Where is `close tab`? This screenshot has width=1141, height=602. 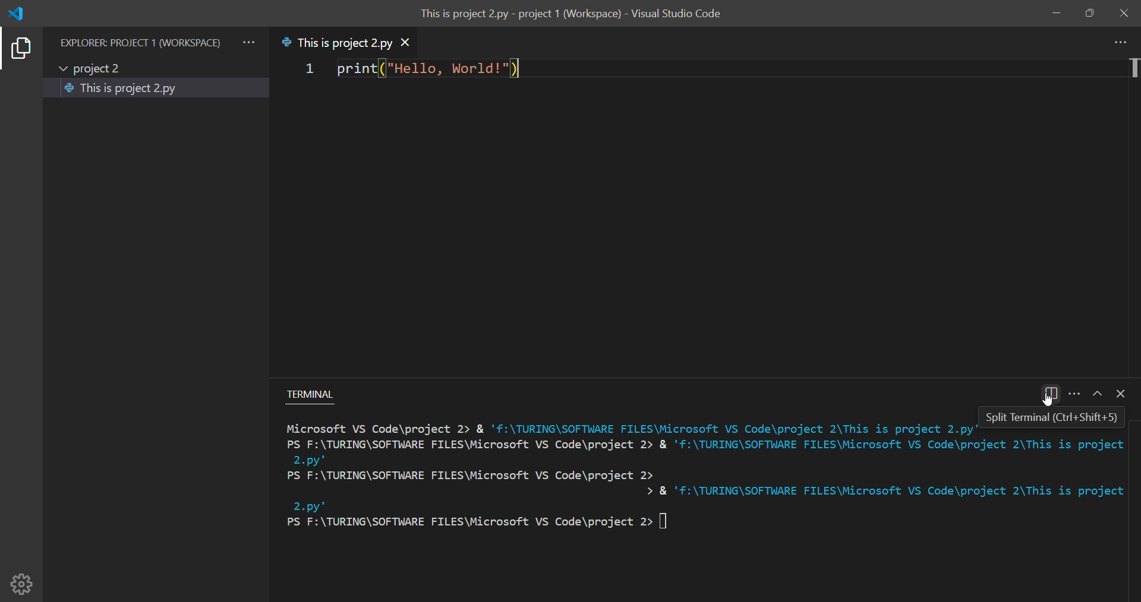
close tab is located at coordinates (417, 42).